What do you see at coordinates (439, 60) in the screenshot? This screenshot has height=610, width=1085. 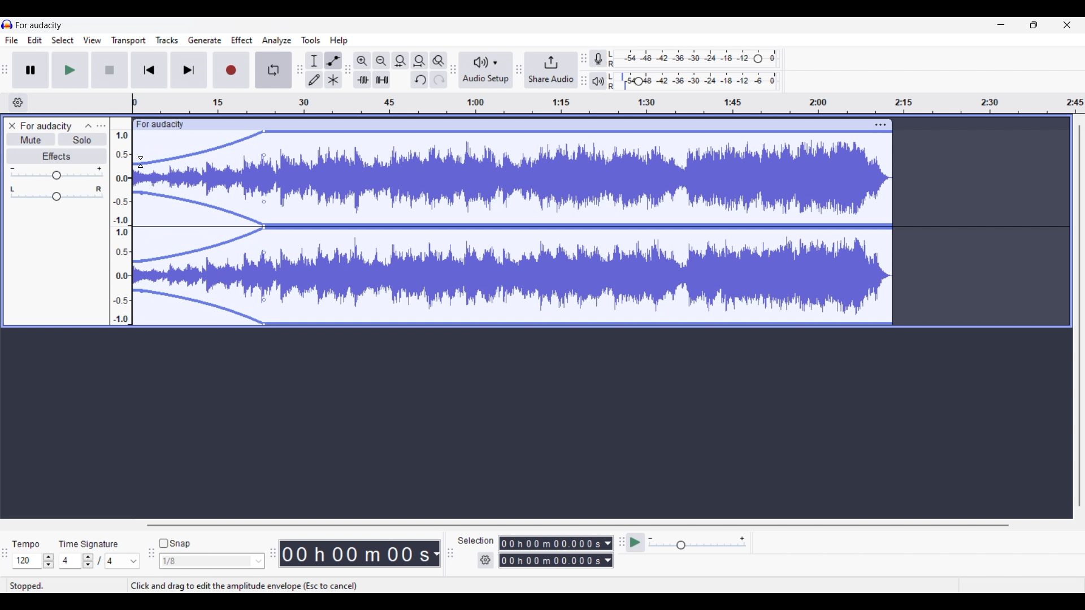 I see `Zoom toggle` at bounding box center [439, 60].